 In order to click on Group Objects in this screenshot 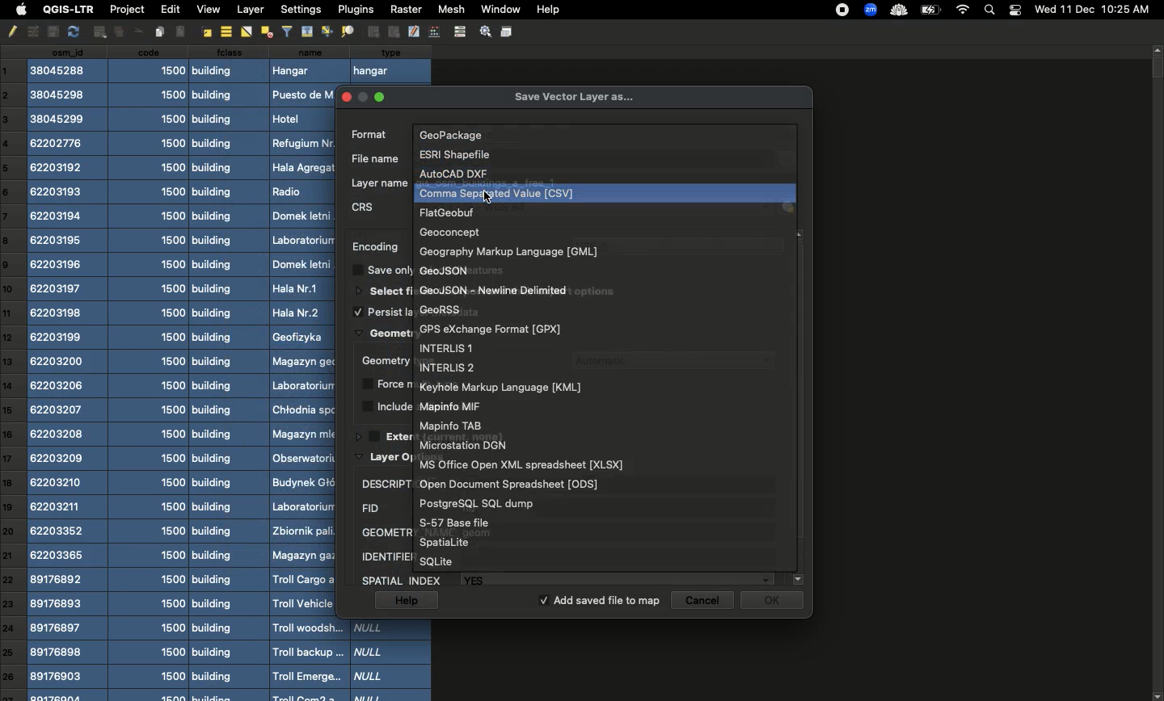, I will do `click(373, 31)`.